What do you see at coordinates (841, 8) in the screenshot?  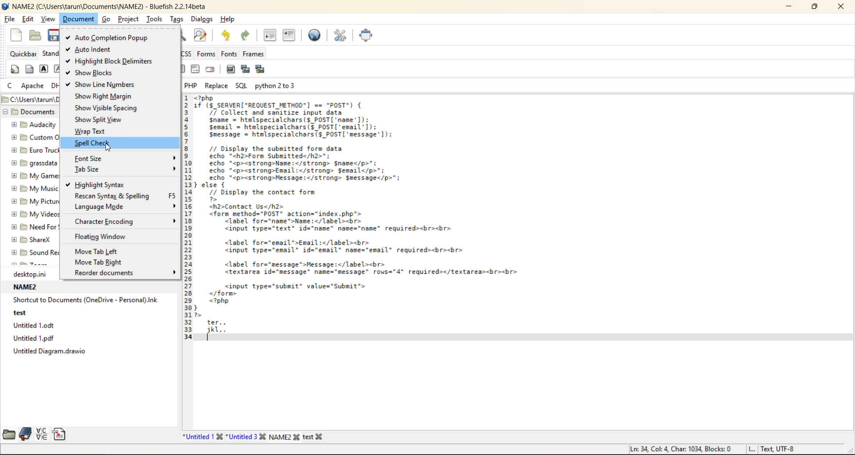 I see `close` at bounding box center [841, 8].